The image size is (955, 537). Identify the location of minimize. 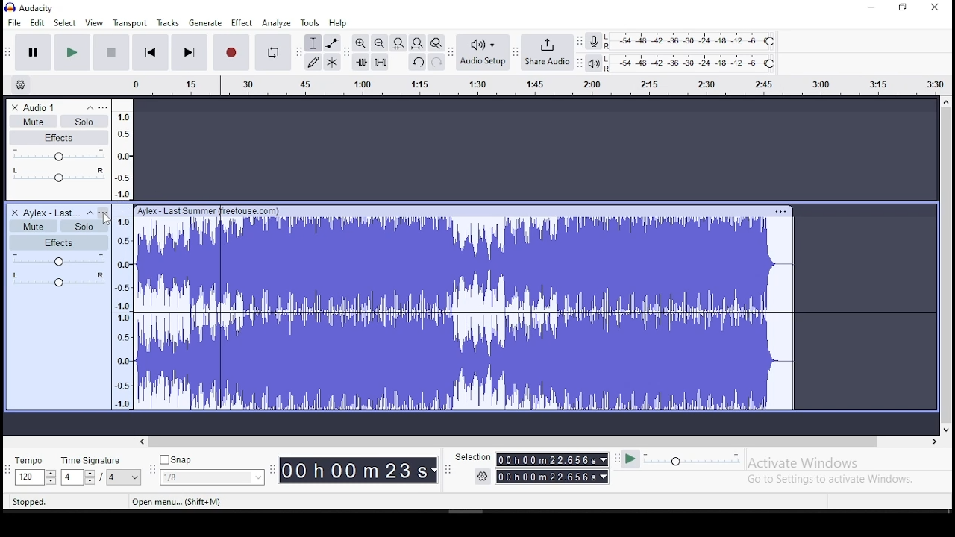
(870, 8).